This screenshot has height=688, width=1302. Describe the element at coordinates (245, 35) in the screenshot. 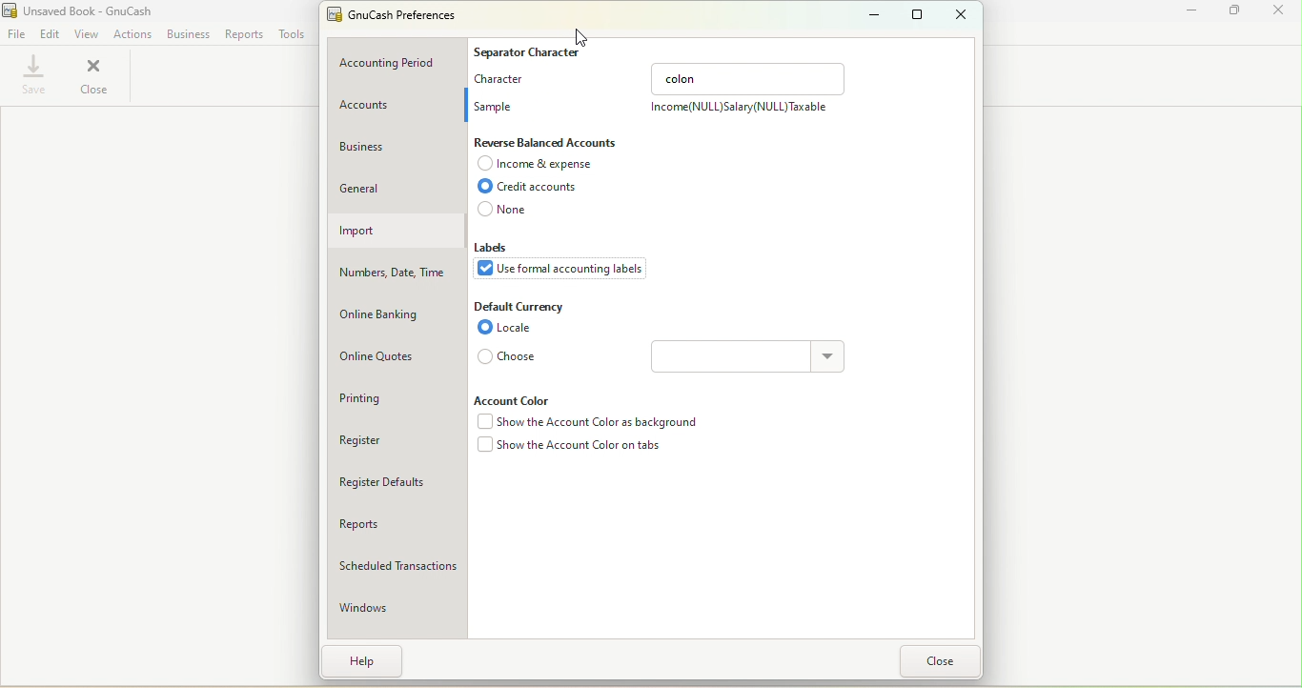

I see `Reports` at that location.